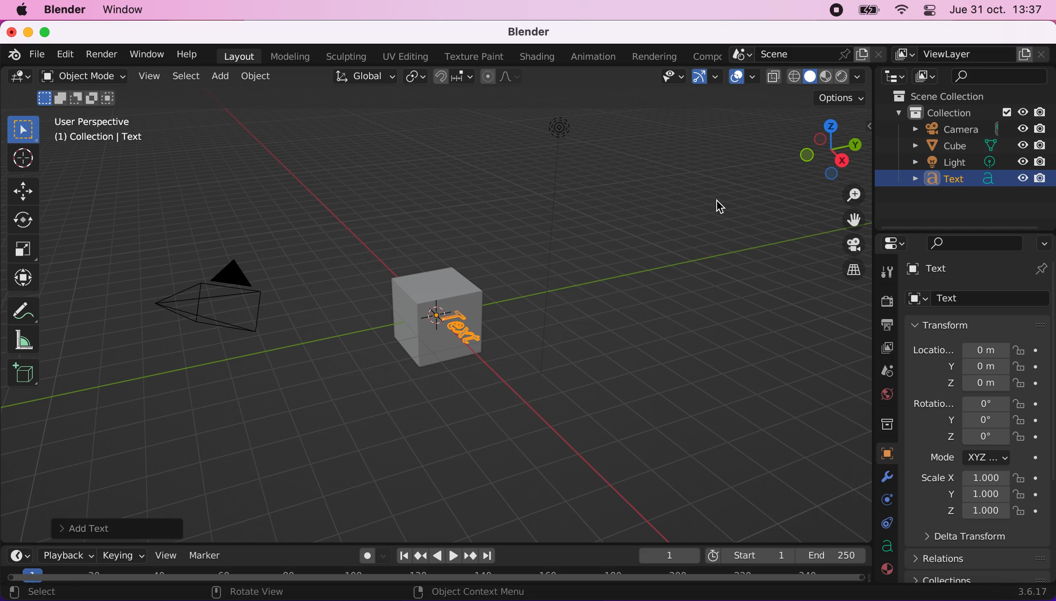 Image resolution: width=1056 pixels, height=601 pixels. I want to click on help, so click(189, 54).